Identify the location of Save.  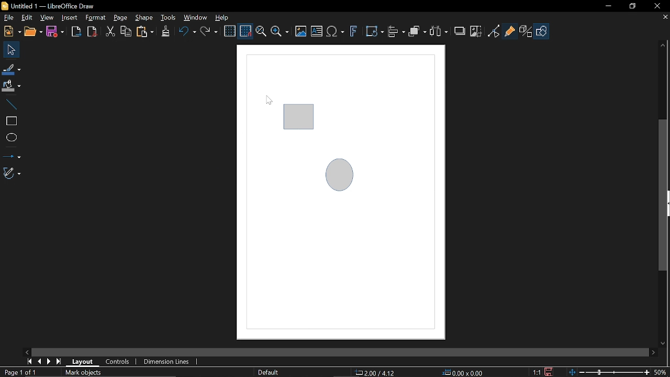
(549, 372).